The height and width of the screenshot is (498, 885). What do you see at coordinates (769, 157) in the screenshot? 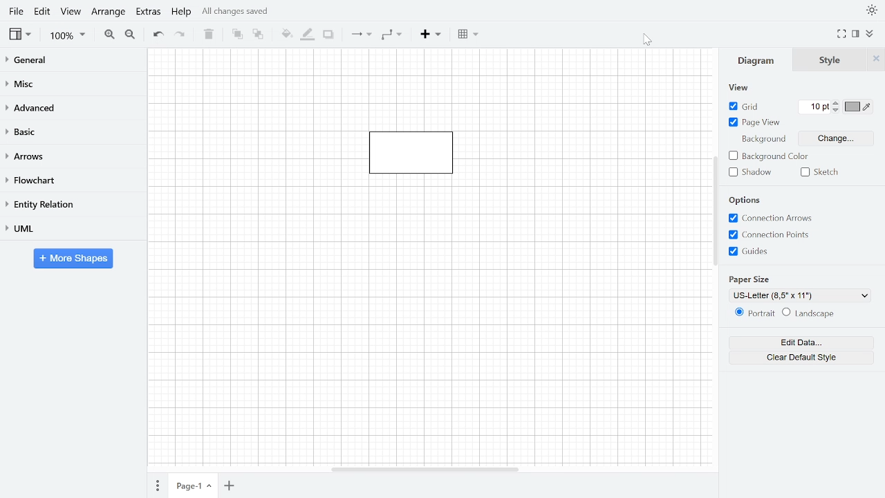
I see `Background color` at bounding box center [769, 157].